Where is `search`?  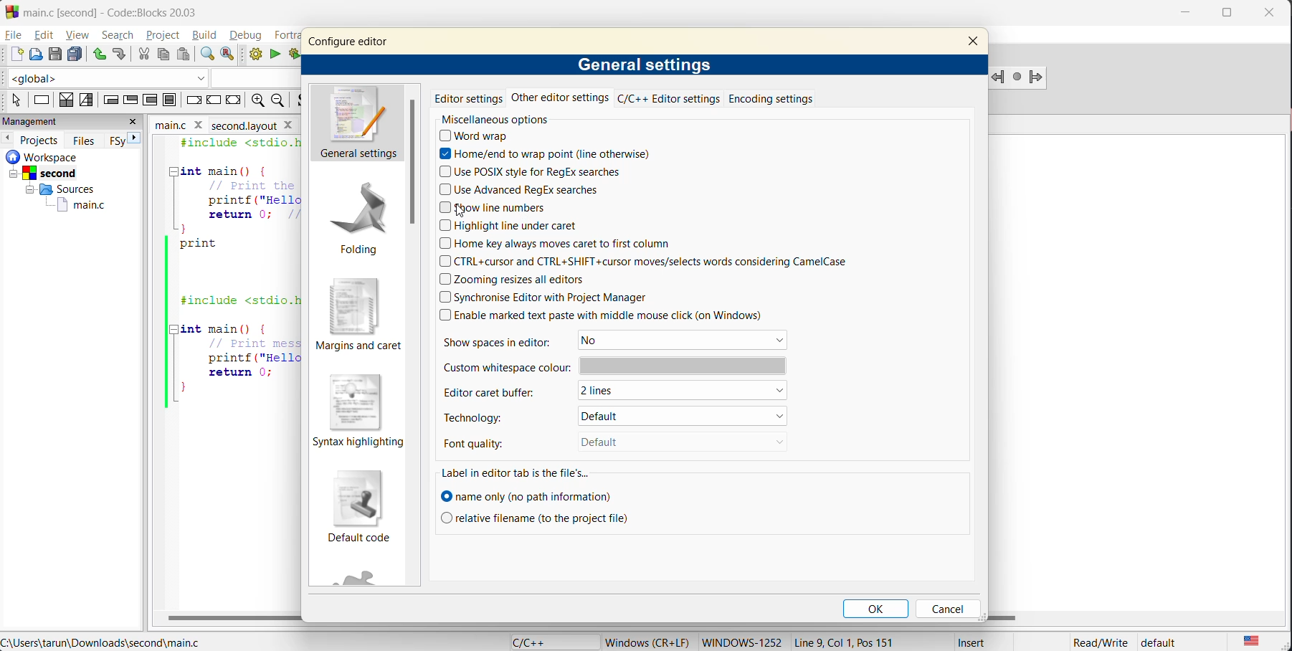
search is located at coordinates (120, 35).